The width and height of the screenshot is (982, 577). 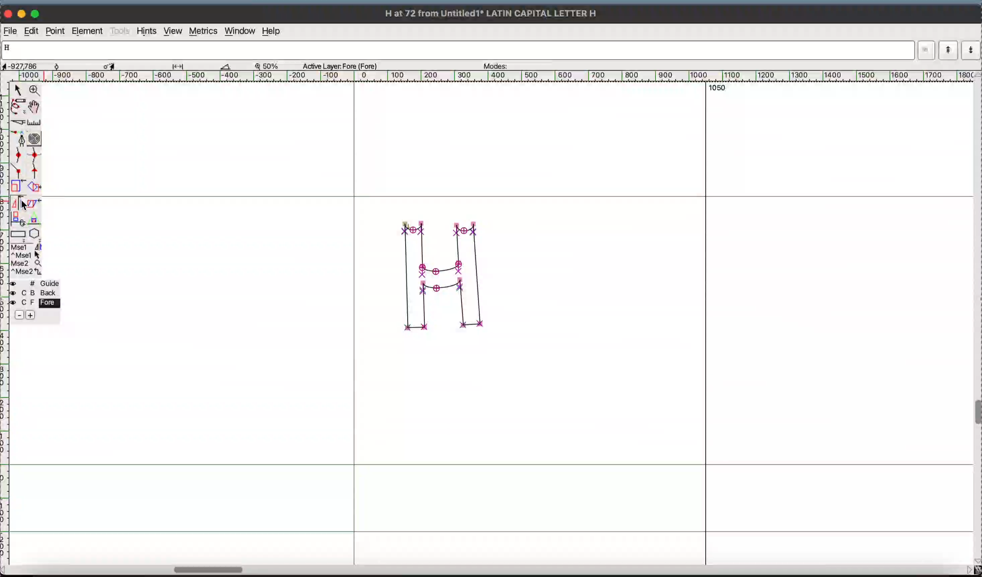 What do you see at coordinates (34, 137) in the screenshot?
I see `spiro` at bounding box center [34, 137].